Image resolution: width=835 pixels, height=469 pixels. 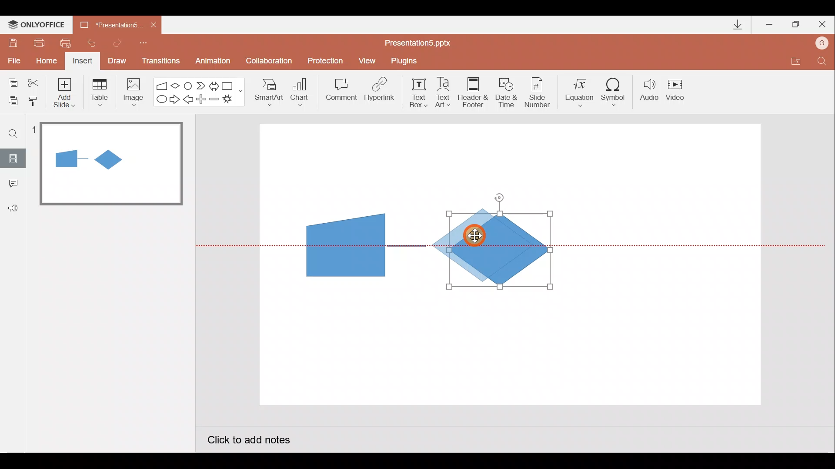 I want to click on Manual input flow chart , so click(x=344, y=244).